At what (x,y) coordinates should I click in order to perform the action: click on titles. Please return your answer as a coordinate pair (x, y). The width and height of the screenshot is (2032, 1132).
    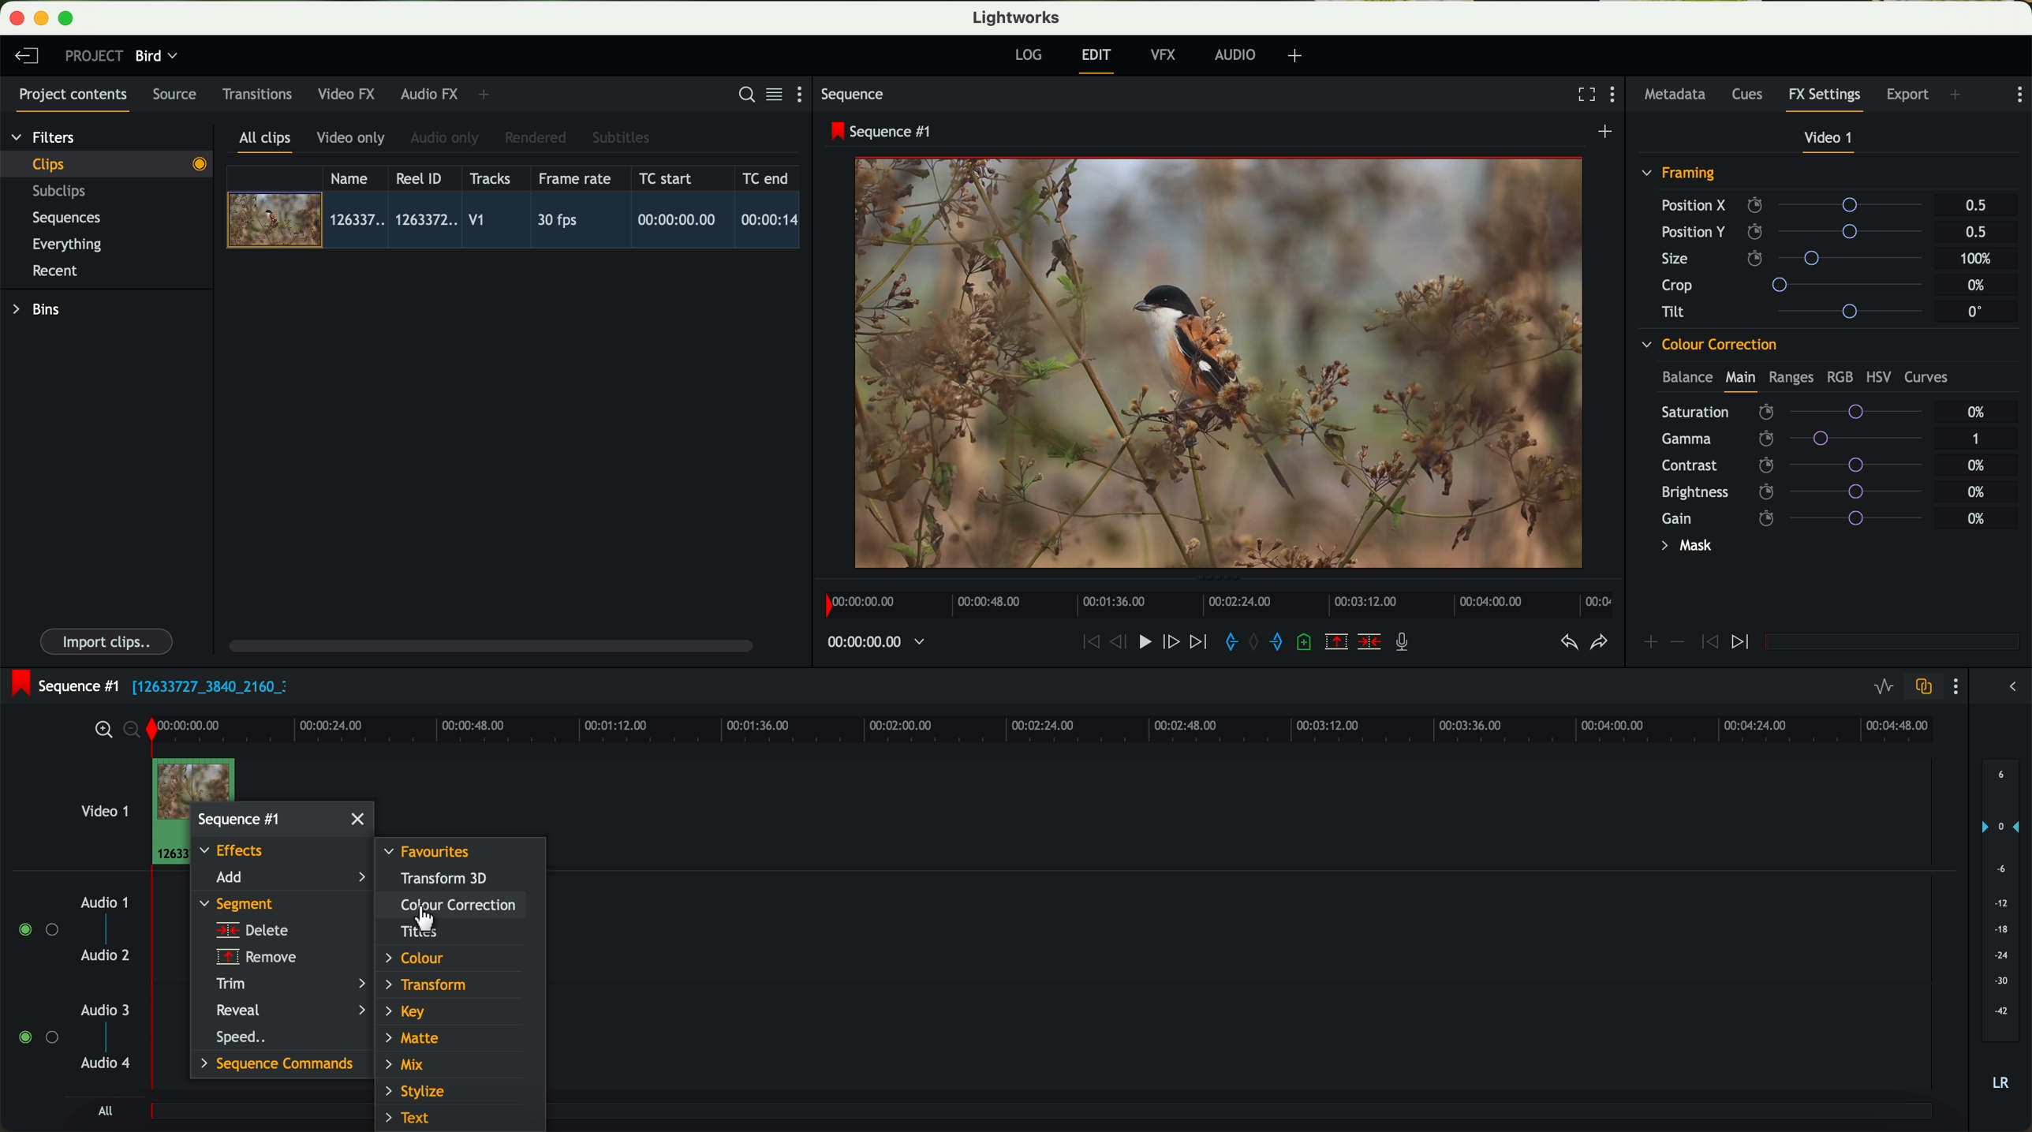
    Looking at the image, I should click on (416, 931).